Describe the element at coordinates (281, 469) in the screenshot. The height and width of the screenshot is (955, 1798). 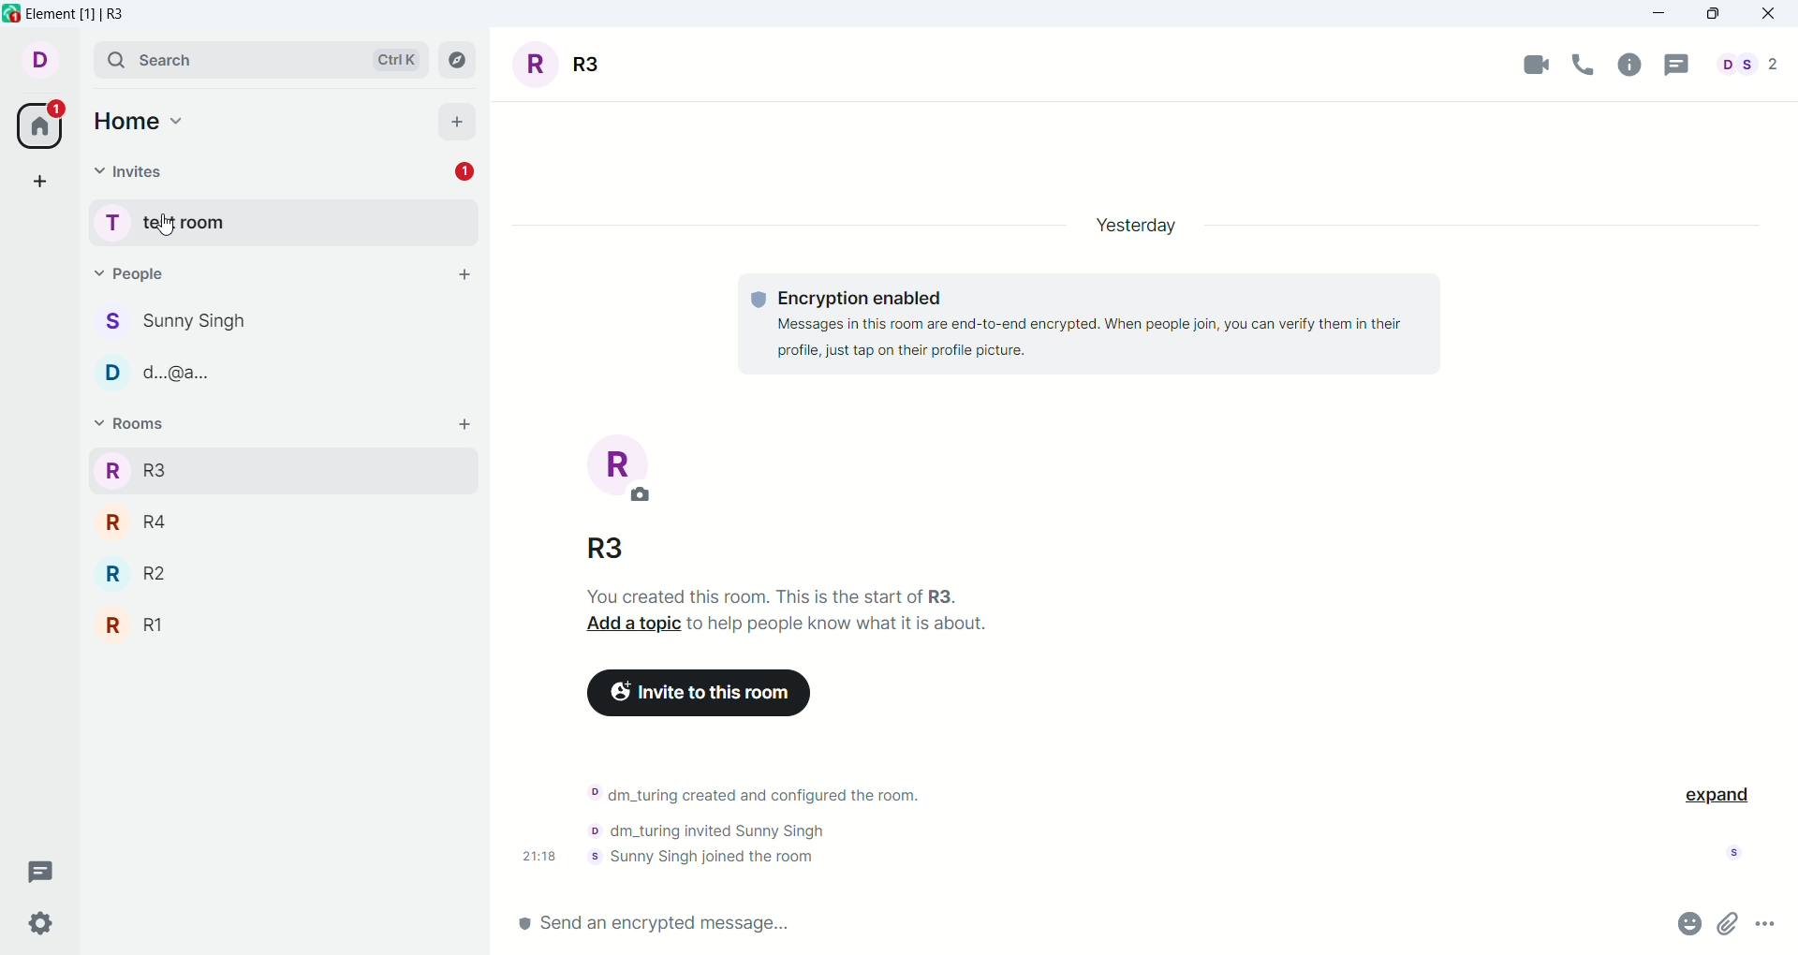
I see `R3` at that location.